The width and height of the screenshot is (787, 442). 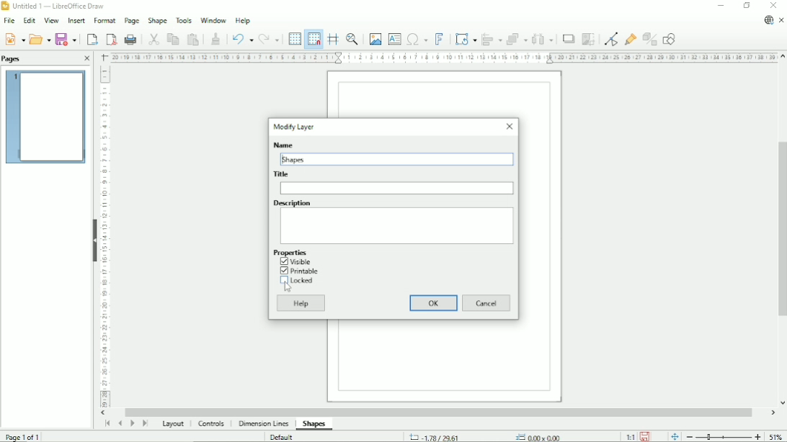 What do you see at coordinates (131, 21) in the screenshot?
I see `Page` at bounding box center [131, 21].